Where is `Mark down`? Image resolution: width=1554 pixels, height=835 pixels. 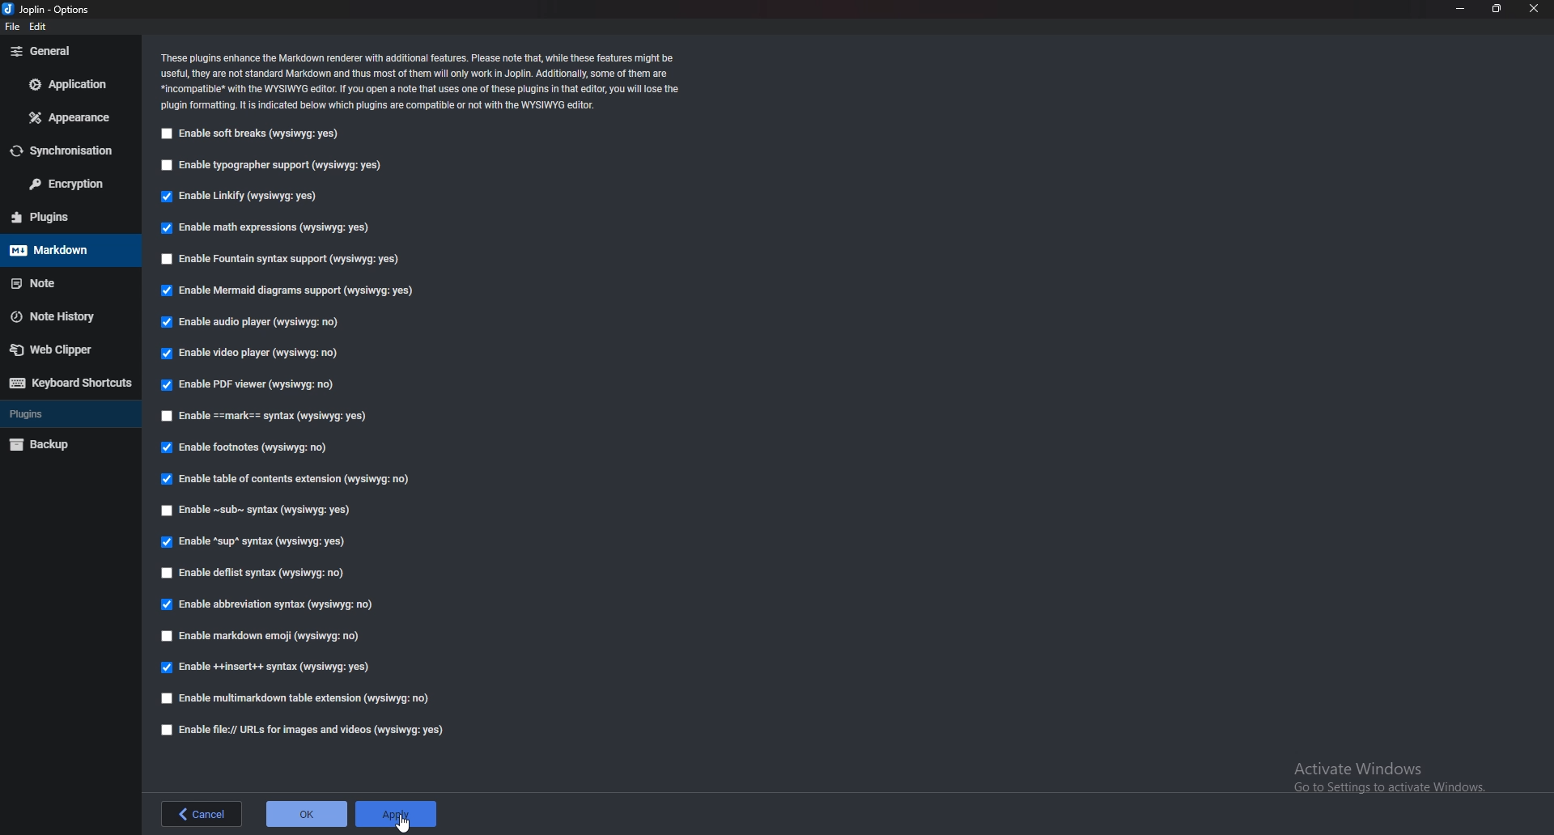 Mark down is located at coordinates (64, 250).